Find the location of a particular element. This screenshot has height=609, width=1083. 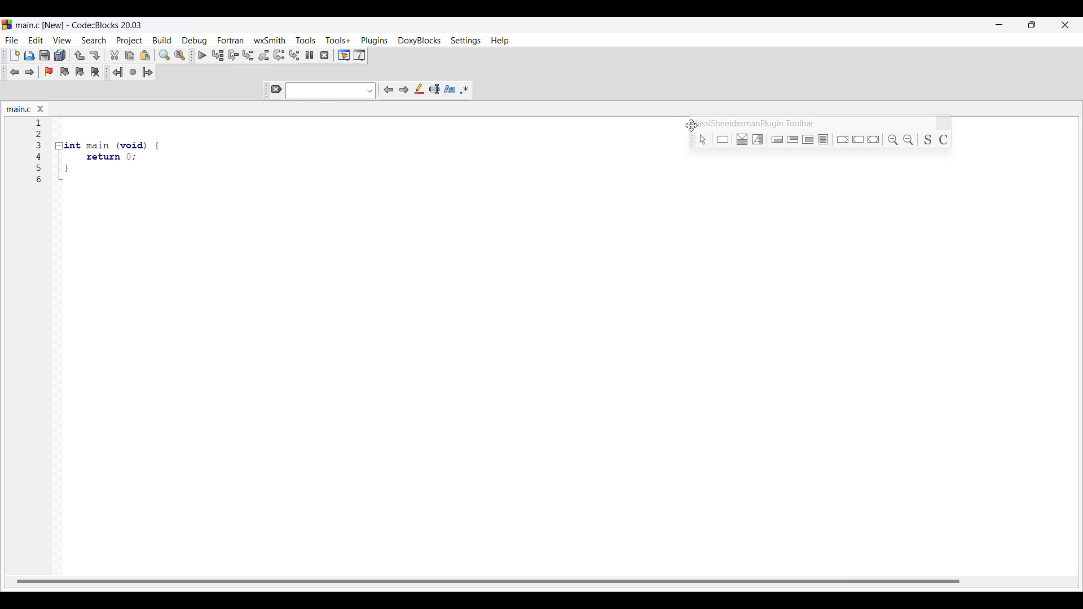

DoxyBlocks menu is located at coordinates (419, 41).